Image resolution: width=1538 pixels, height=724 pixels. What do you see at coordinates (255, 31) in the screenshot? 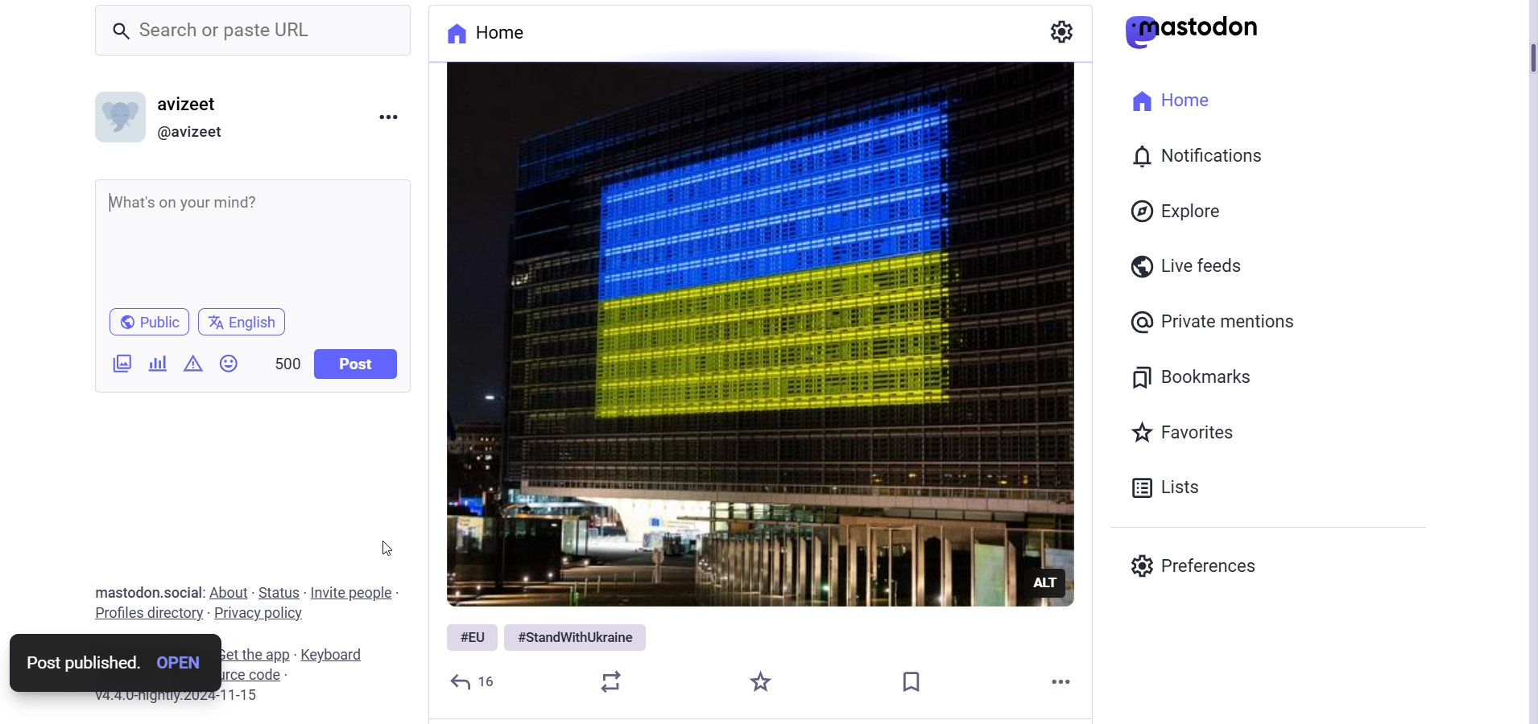
I see `Search` at bounding box center [255, 31].